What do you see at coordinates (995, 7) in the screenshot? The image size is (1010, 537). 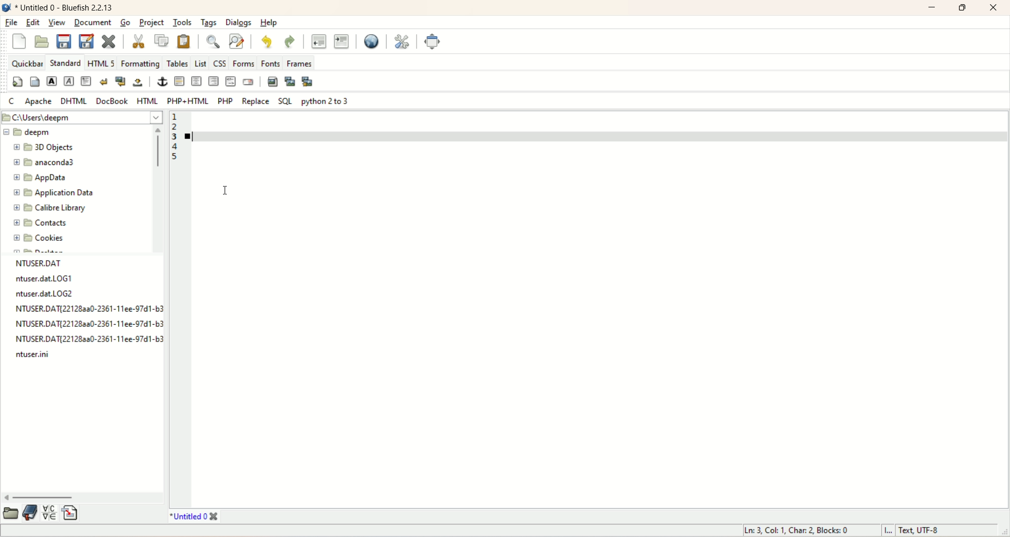 I see `close` at bounding box center [995, 7].